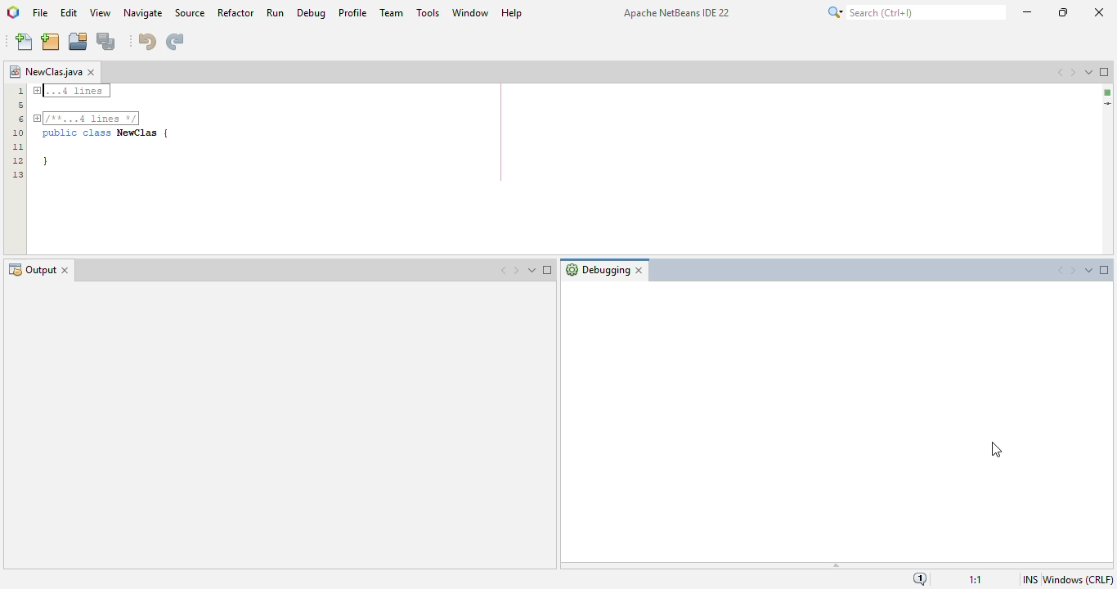  I want to click on Close, so click(643, 268).